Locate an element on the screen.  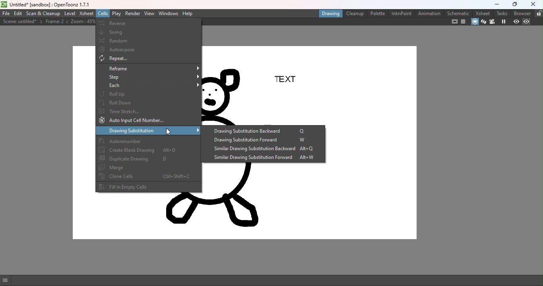
Swing is located at coordinates (149, 33).